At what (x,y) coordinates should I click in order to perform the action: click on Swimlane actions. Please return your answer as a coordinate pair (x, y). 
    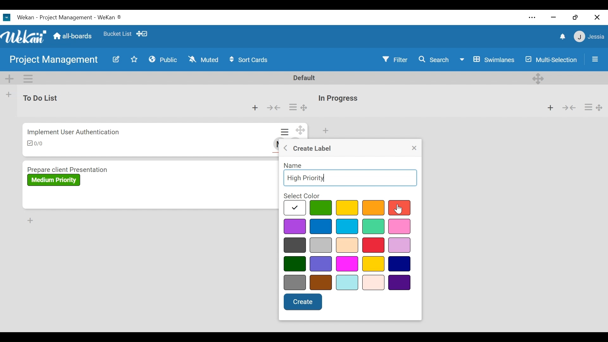
    Looking at the image, I should click on (29, 78).